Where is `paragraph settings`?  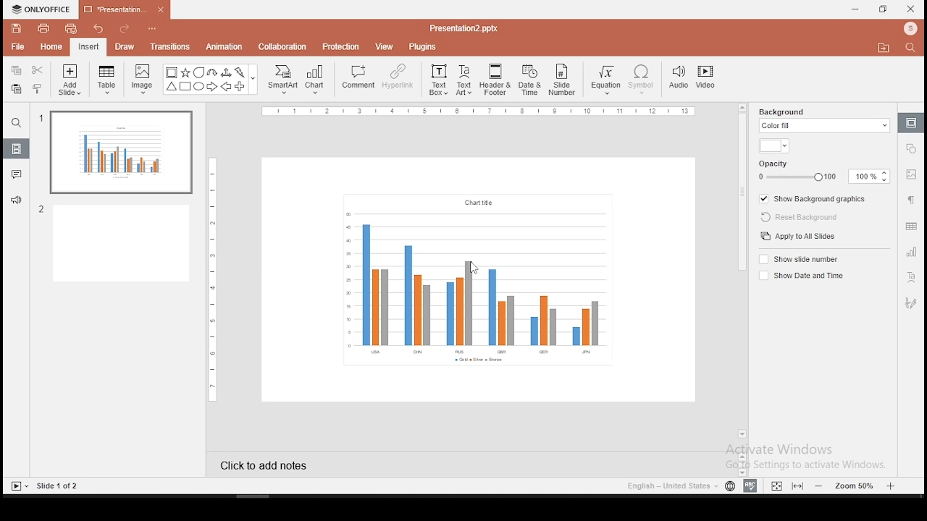
paragraph settings is located at coordinates (911, 199).